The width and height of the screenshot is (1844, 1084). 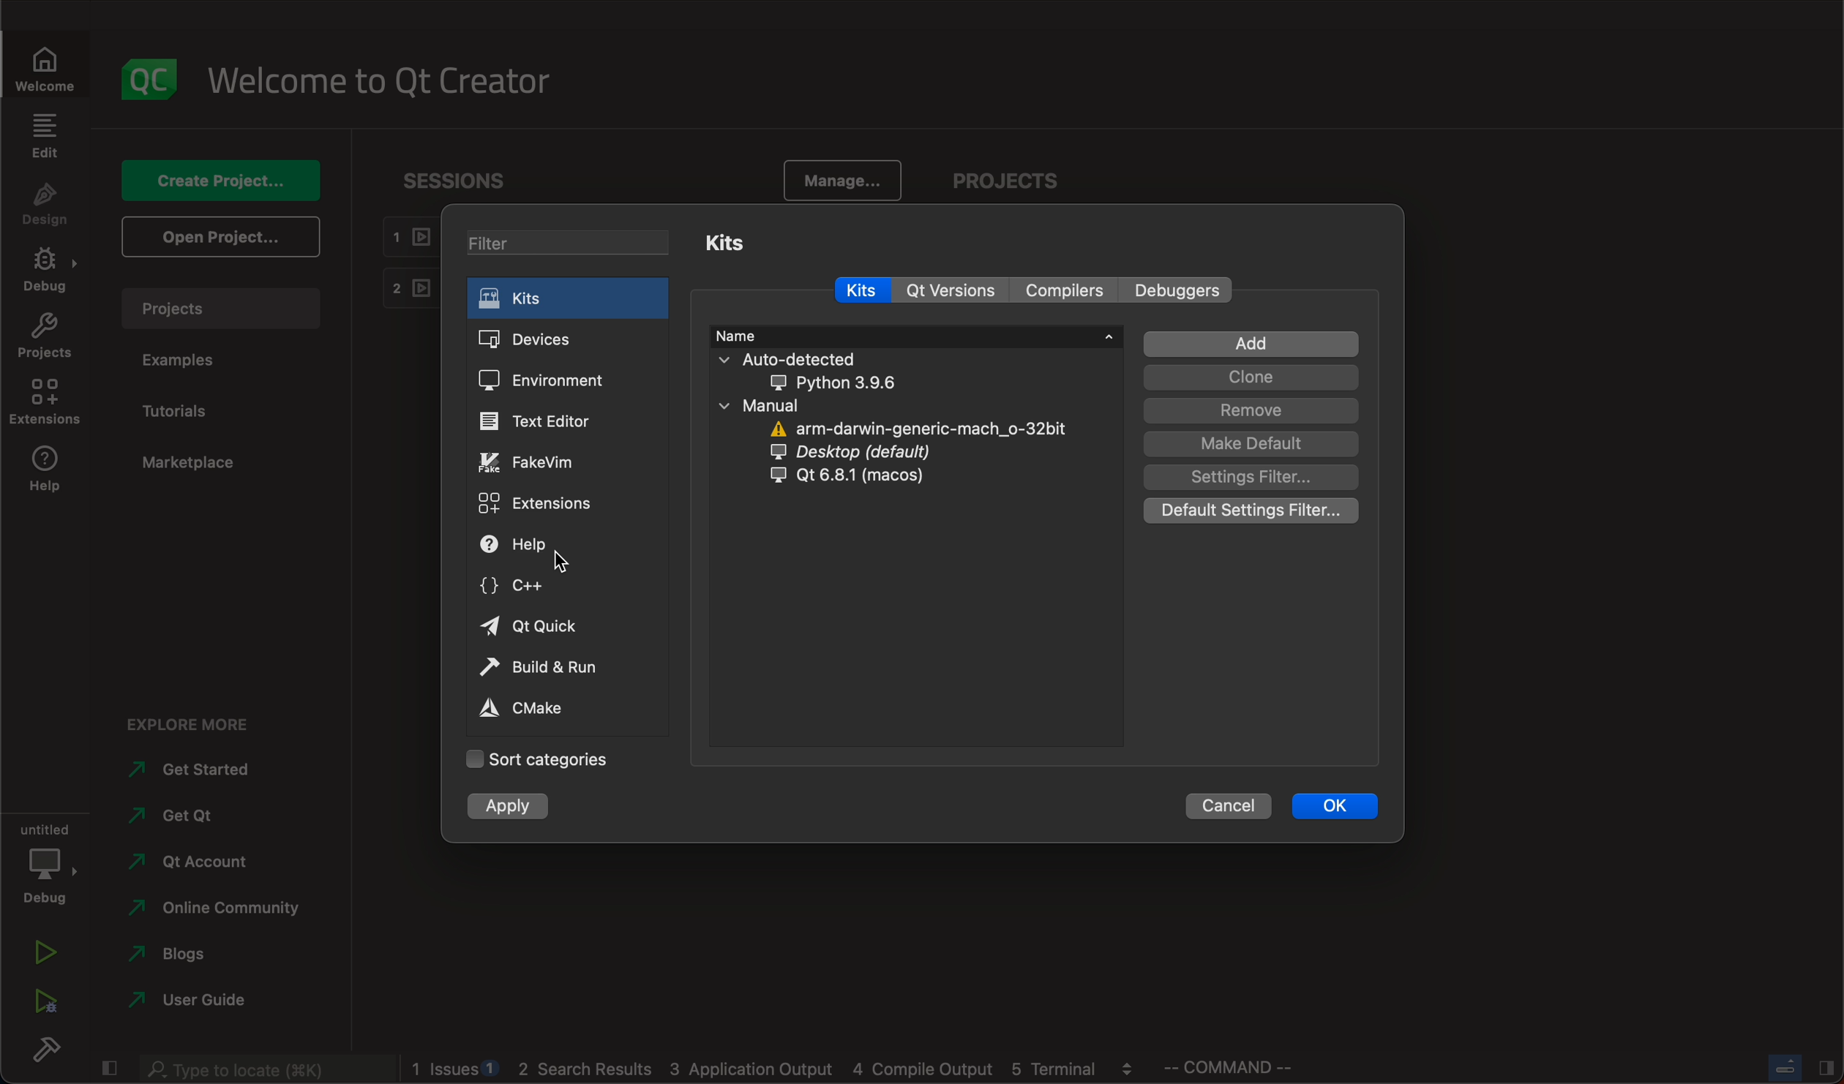 I want to click on qt, so click(x=845, y=475).